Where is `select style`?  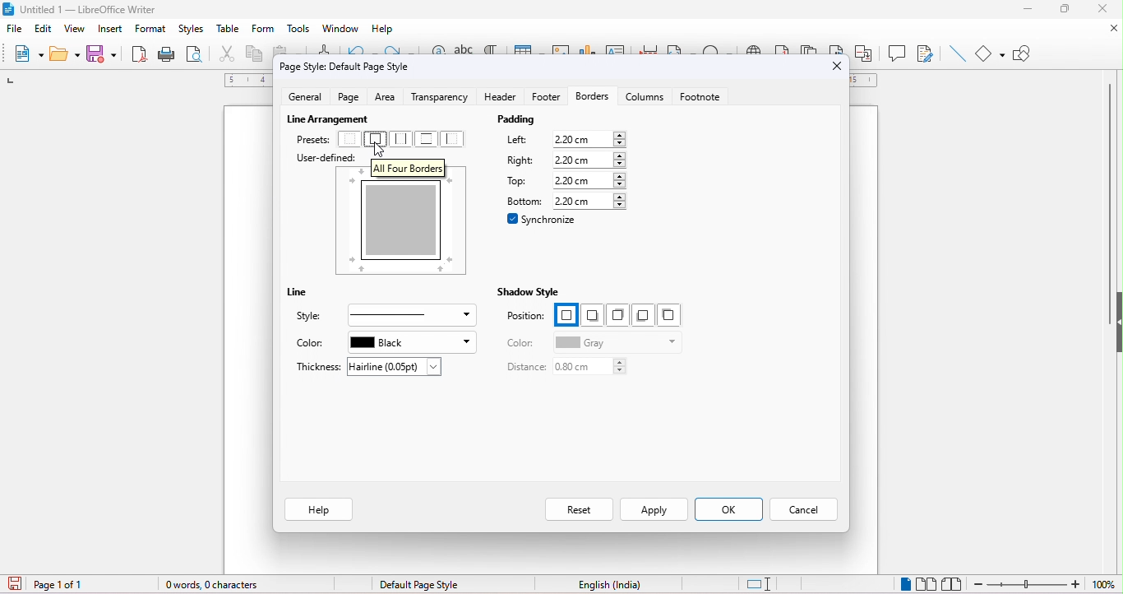 select style is located at coordinates (408, 315).